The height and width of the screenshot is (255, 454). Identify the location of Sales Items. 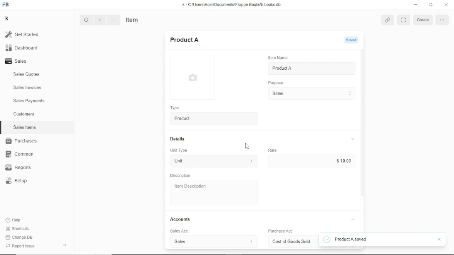
(25, 127).